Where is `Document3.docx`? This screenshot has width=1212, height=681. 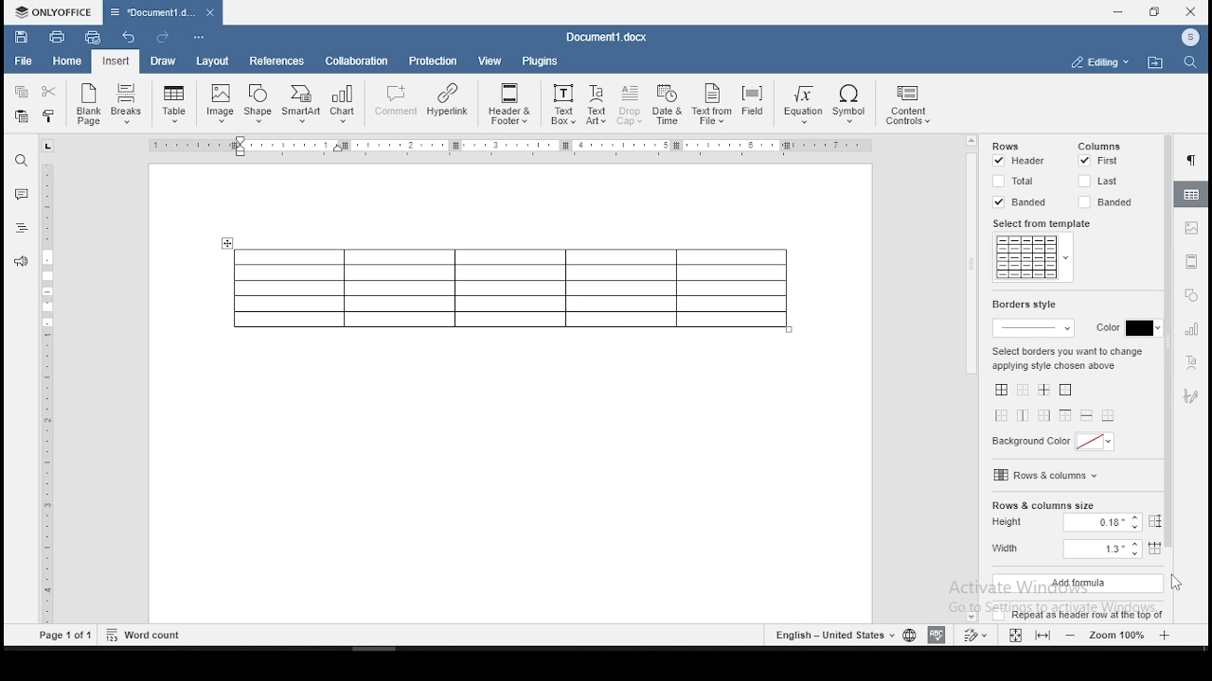
Document3.docx is located at coordinates (162, 12).